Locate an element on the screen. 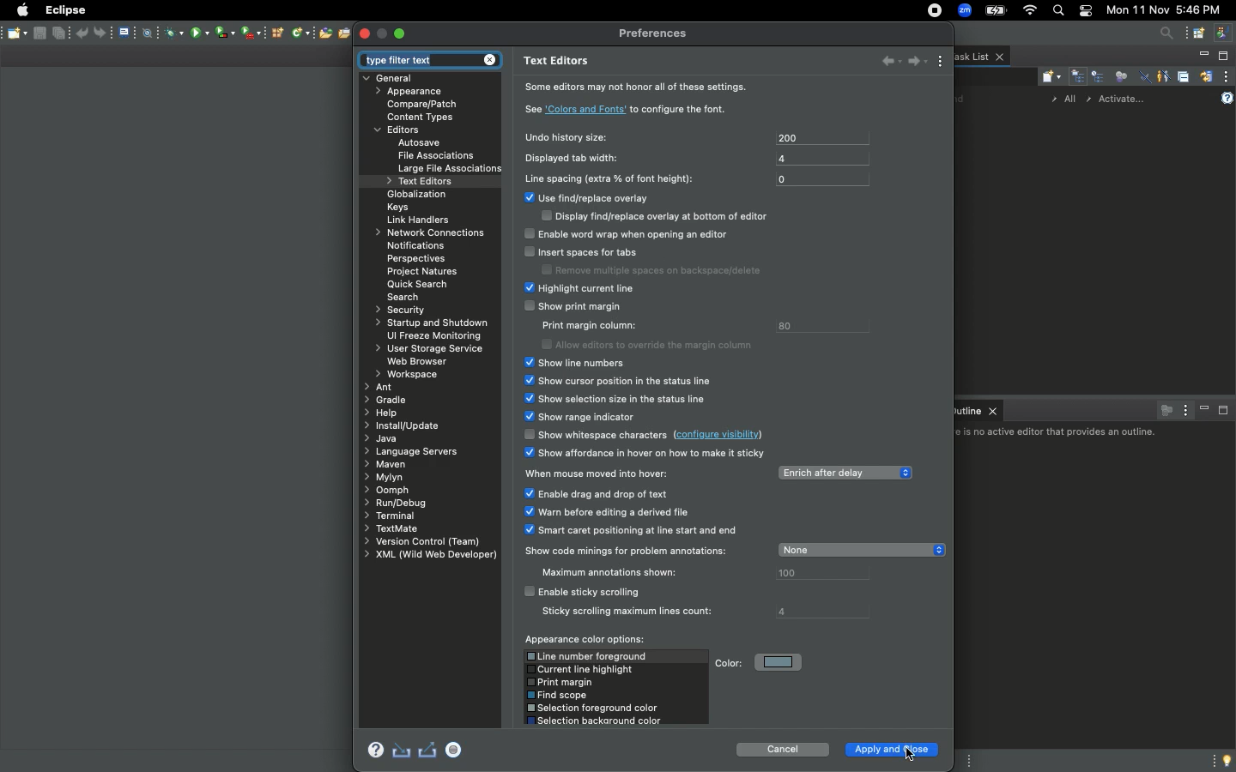 Image resolution: width=1236 pixels, height=772 pixels. Preferences is located at coordinates (657, 35).